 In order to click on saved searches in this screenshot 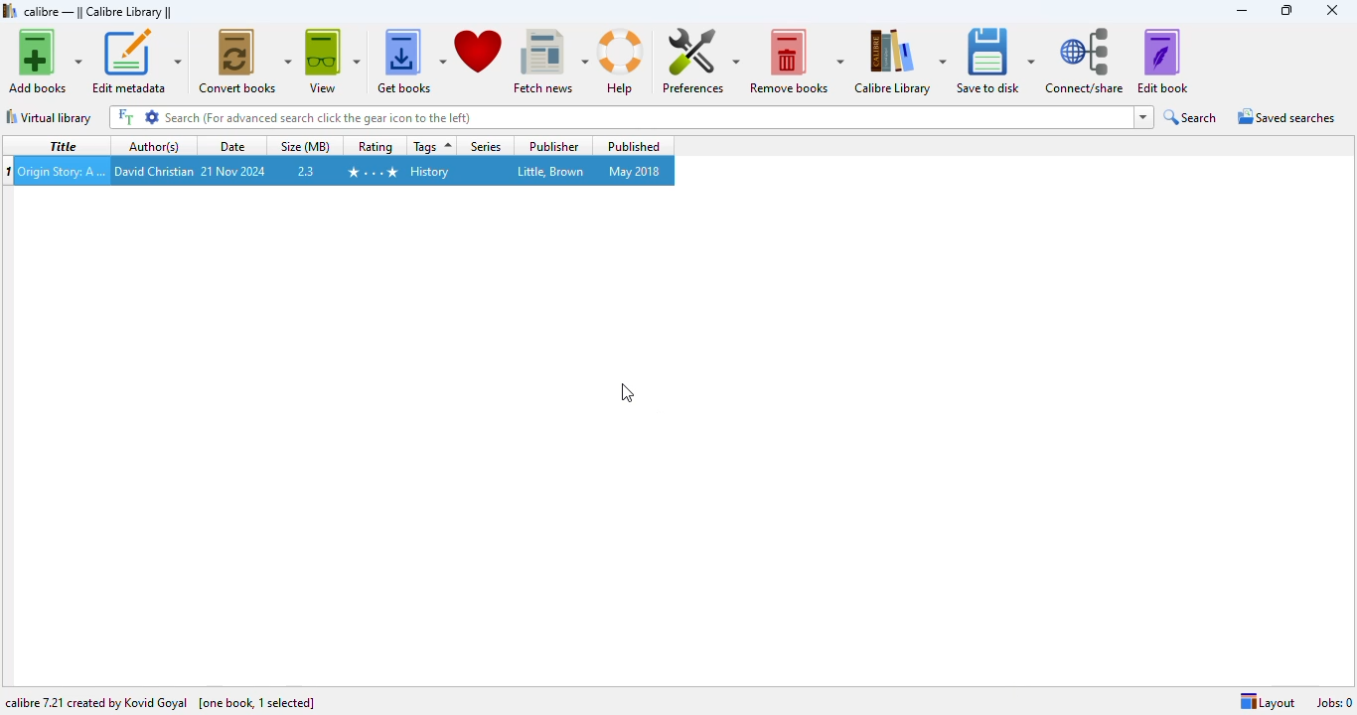, I will do `click(1287, 116)`.